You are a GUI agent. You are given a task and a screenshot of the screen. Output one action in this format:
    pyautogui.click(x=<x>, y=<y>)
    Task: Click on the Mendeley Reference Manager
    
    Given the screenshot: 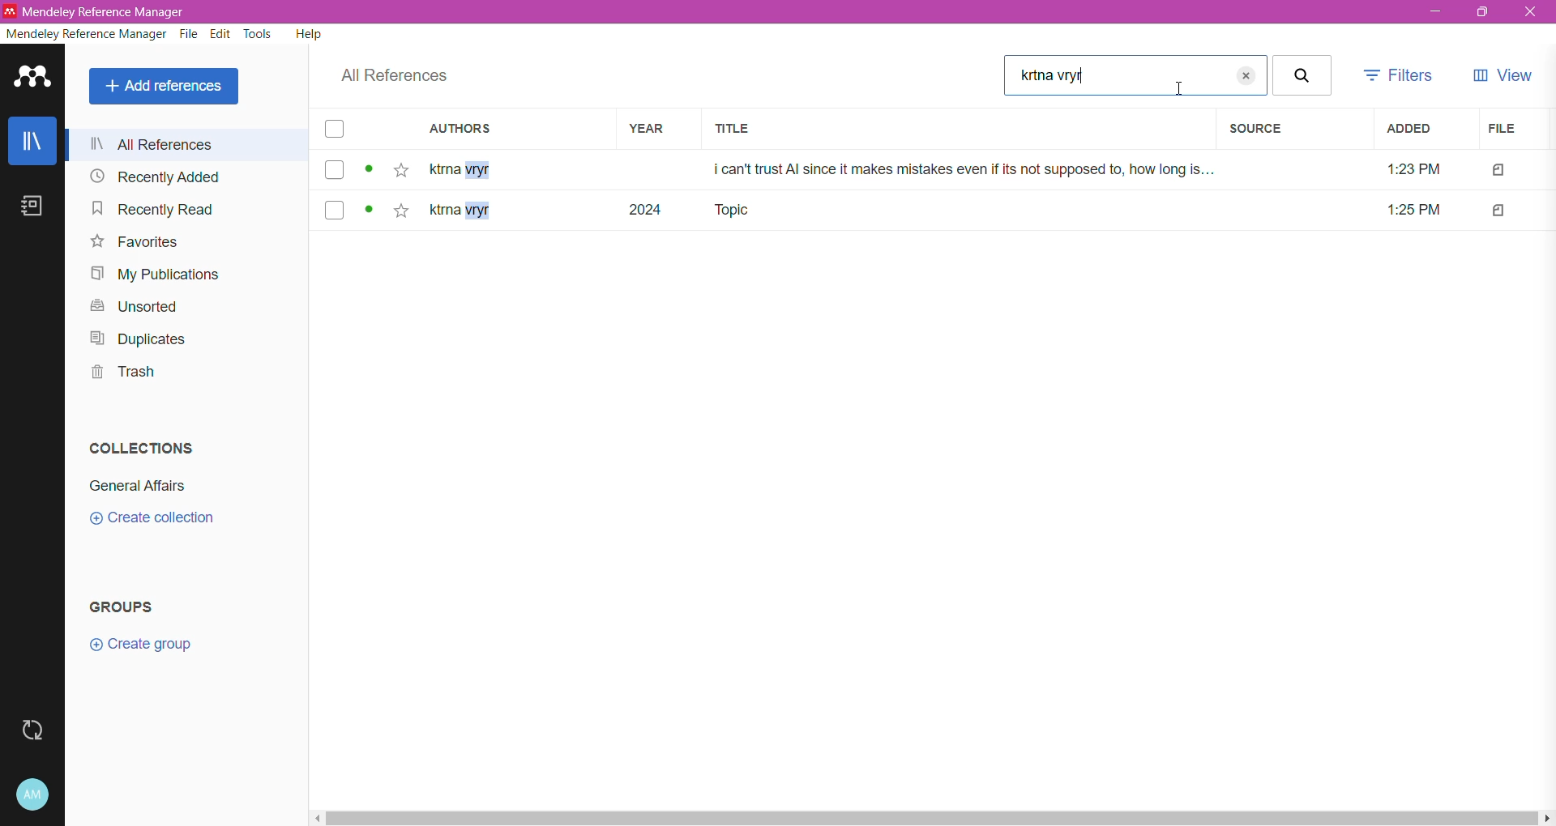 What is the action you would take?
    pyautogui.click(x=86, y=35)
    